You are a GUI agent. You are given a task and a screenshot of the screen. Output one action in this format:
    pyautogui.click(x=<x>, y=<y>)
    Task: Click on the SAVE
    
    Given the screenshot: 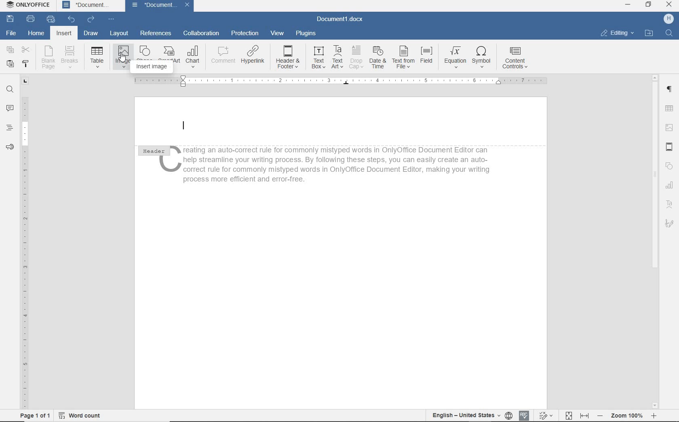 What is the action you would take?
    pyautogui.click(x=11, y=19)
    